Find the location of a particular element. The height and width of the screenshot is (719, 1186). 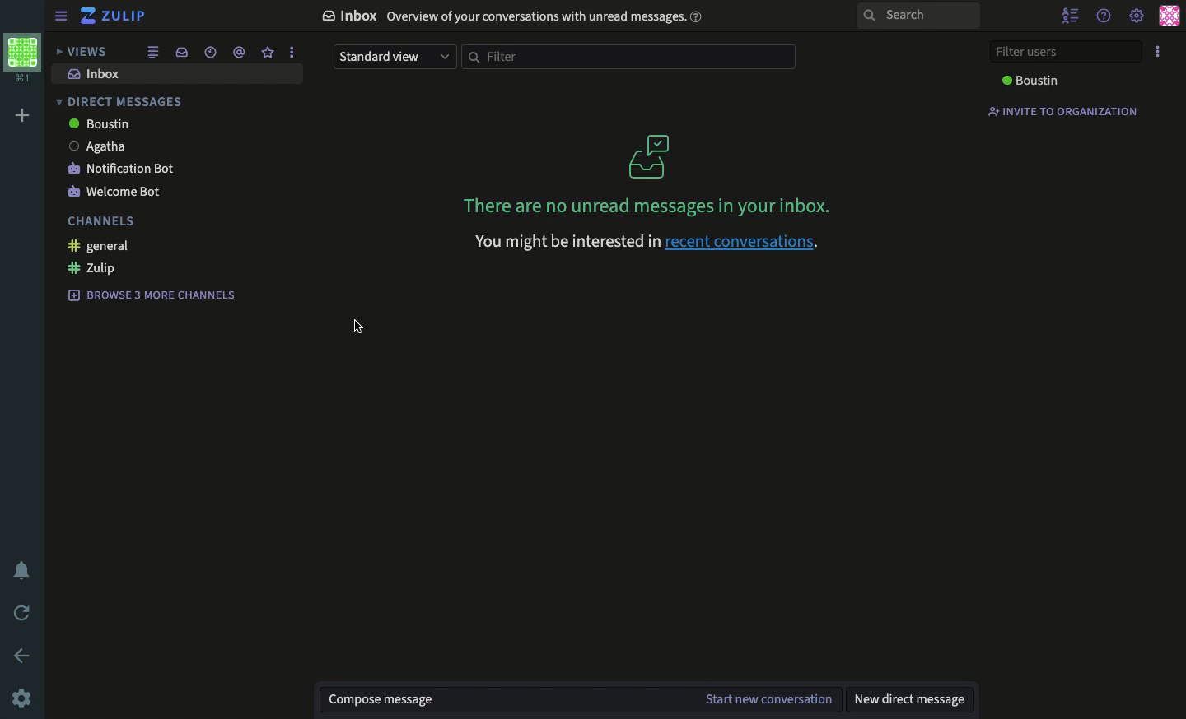

sidebar is located at coordinates (60, 17).